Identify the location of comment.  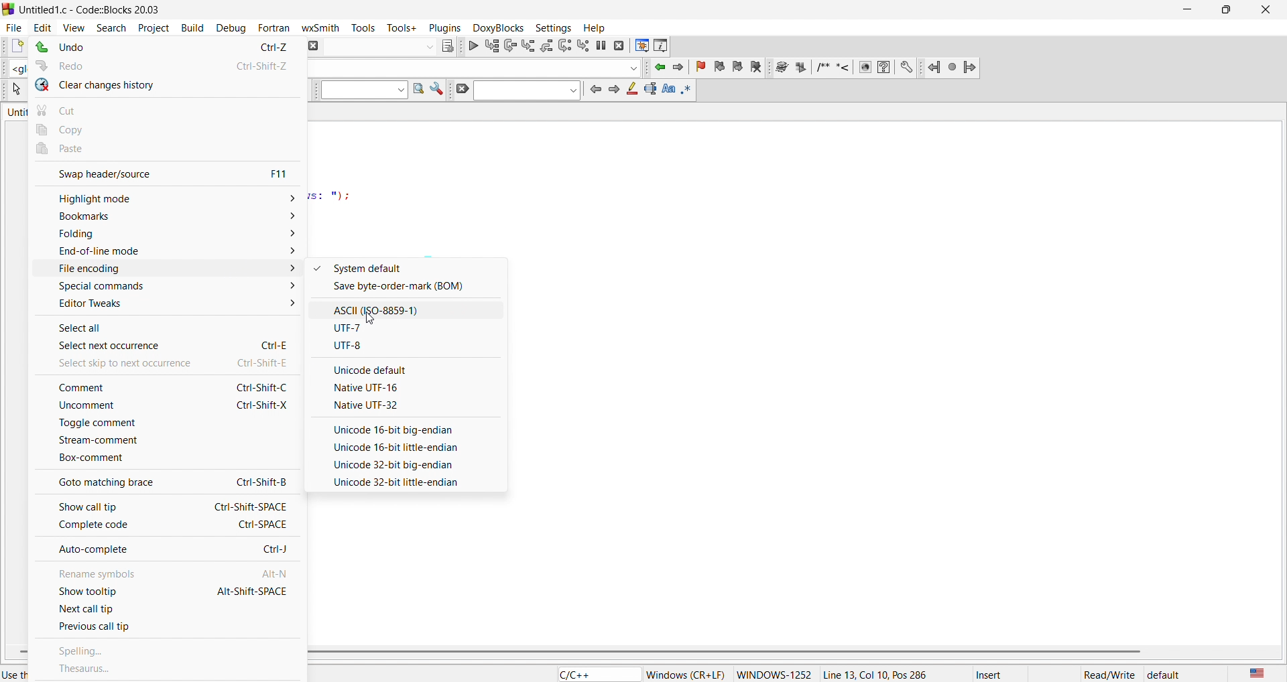
(160, 386).